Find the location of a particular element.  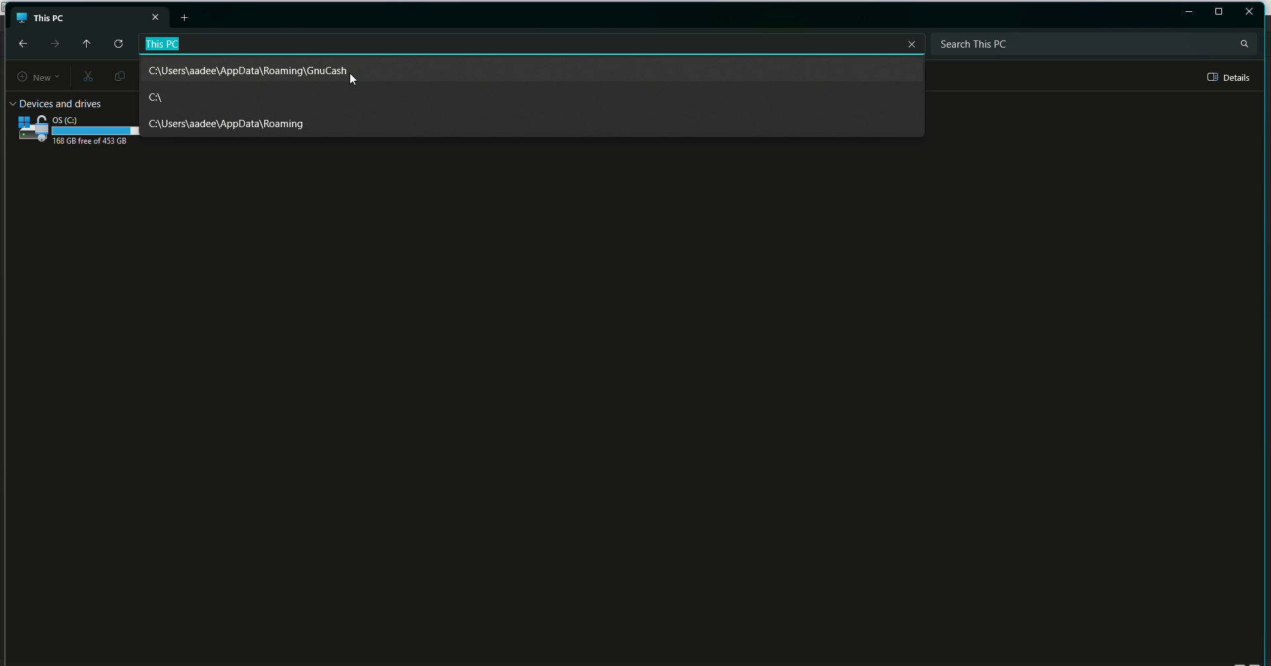

Refresh is located at coordinates (117, 44).